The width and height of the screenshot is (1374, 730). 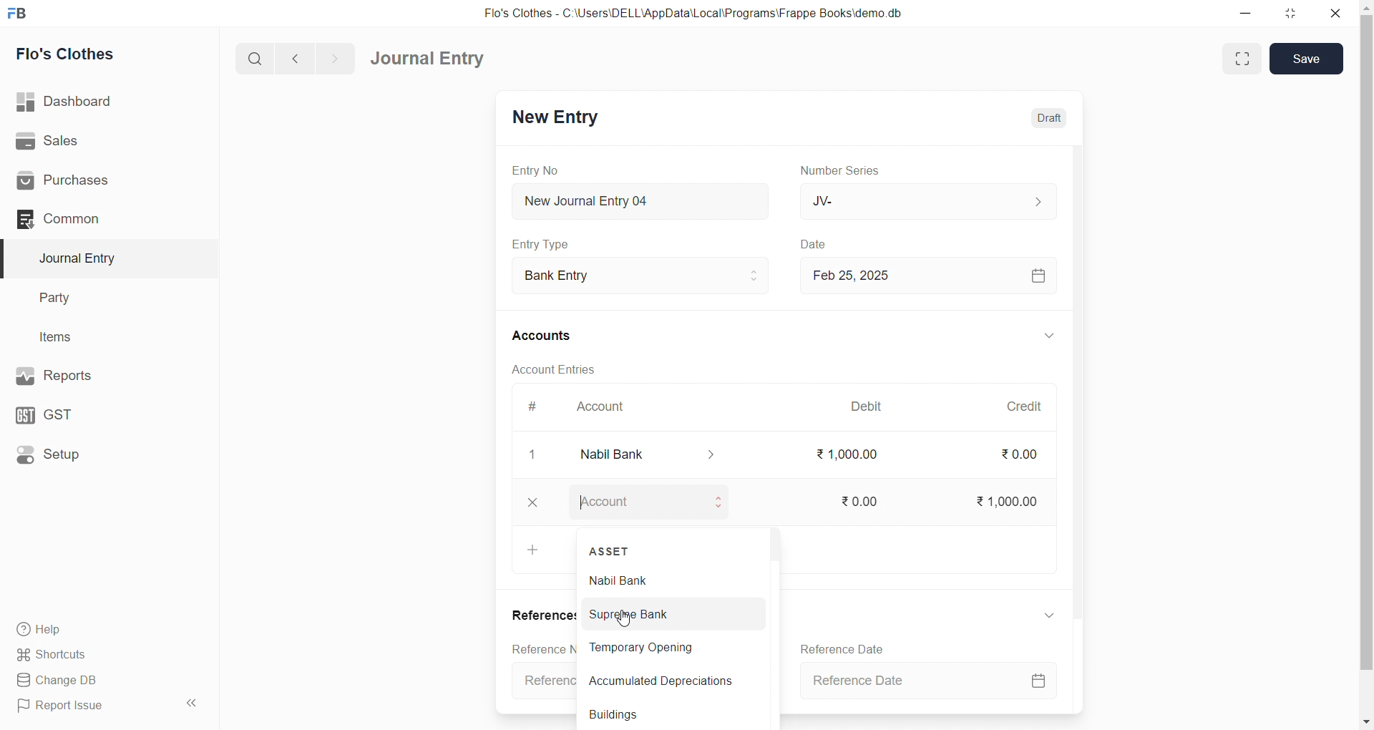 I want to click on Number Series, so click(x=850, y=170).